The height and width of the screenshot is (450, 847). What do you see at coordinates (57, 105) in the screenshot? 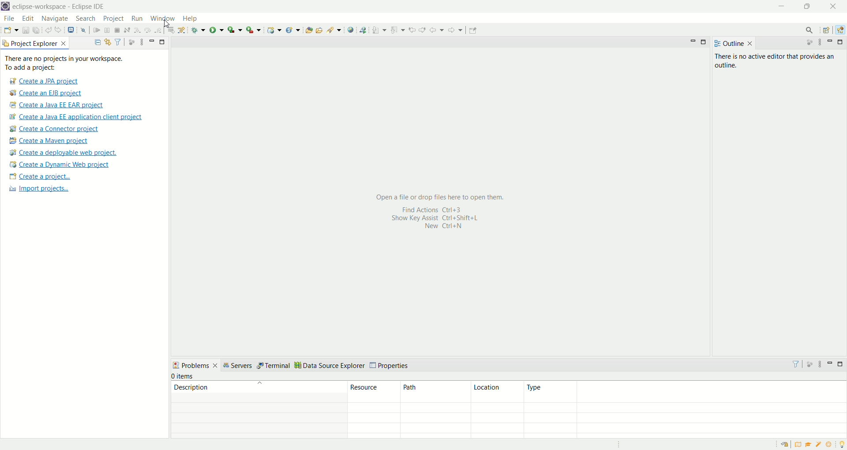
I see `create a Java EE EAR project` at bounding box center [57, 105].